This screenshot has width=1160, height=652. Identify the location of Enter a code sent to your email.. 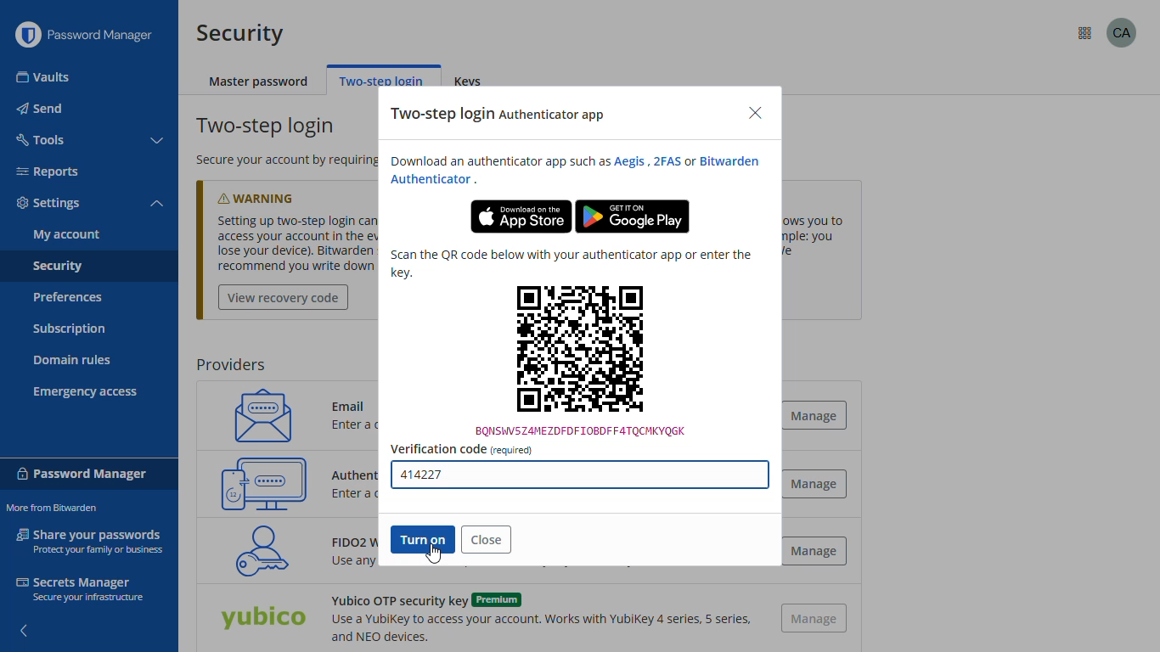
(374, 428).